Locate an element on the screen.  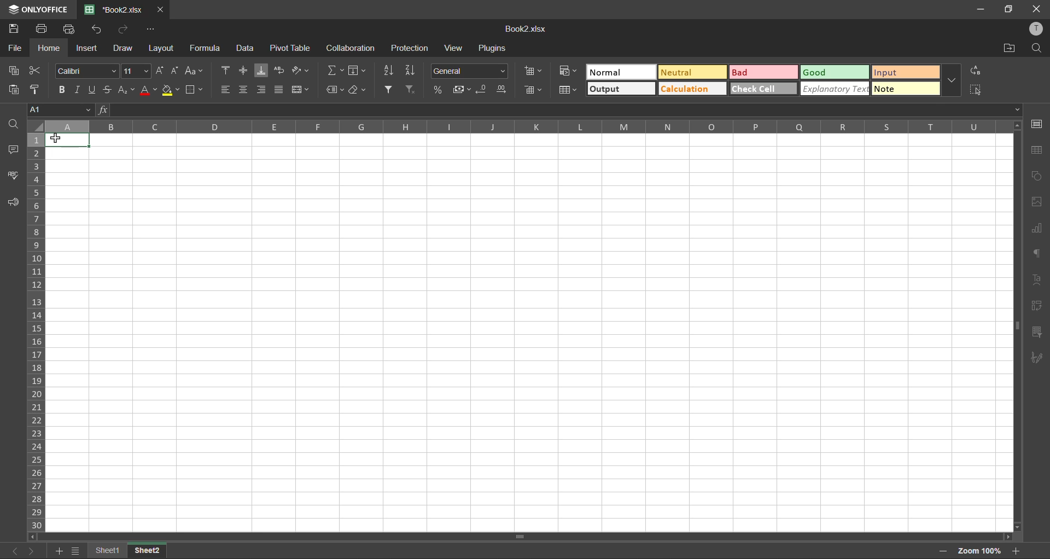
good is located at coordinates (835, 73).